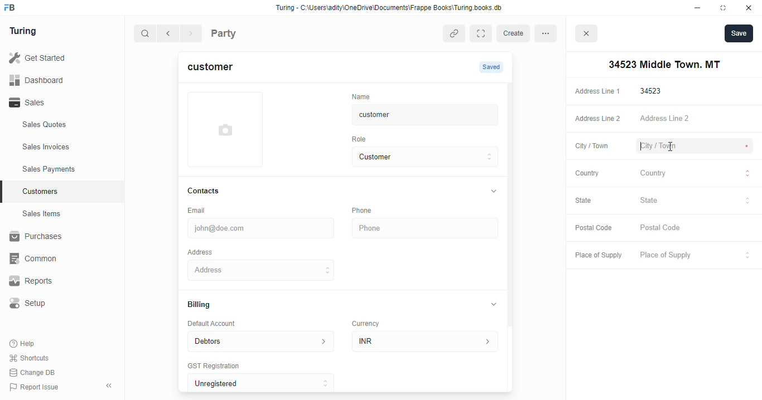 The width and height of the screenshot is (762, 400). I want to click on Address Line 2, so click(696, 119).